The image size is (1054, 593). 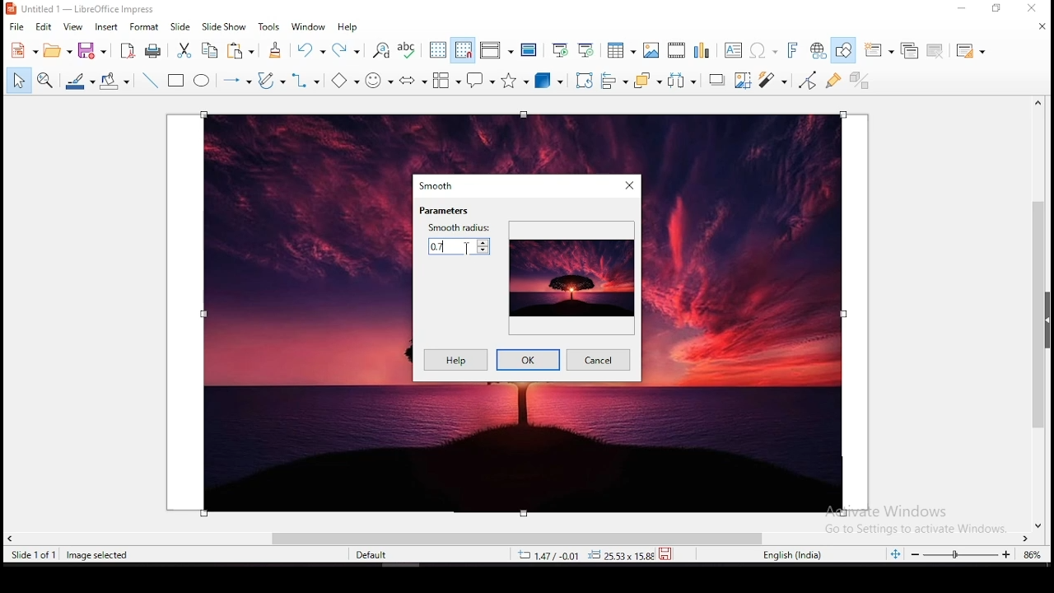 What do you see at coordinates (762, 50) in the screenshot?
I see `insert special characters` at bounding box center [762, 50].